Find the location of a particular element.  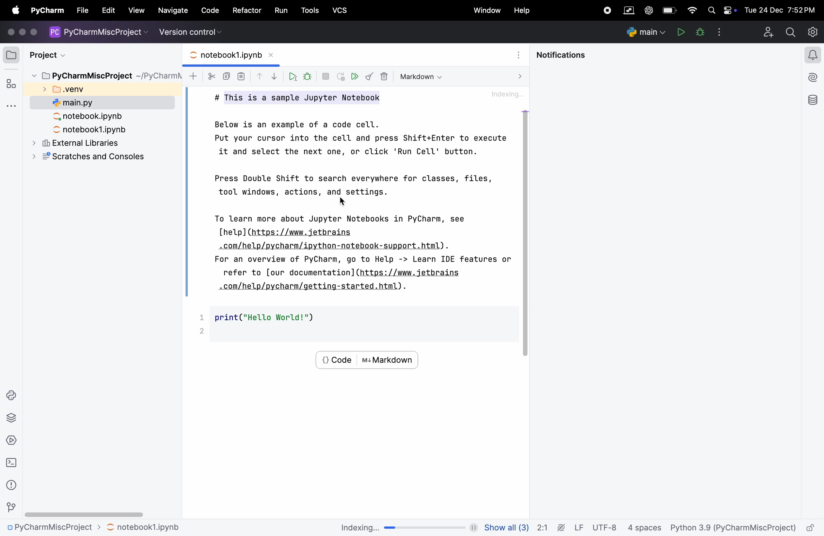

database is located at coordinates (810, 102).